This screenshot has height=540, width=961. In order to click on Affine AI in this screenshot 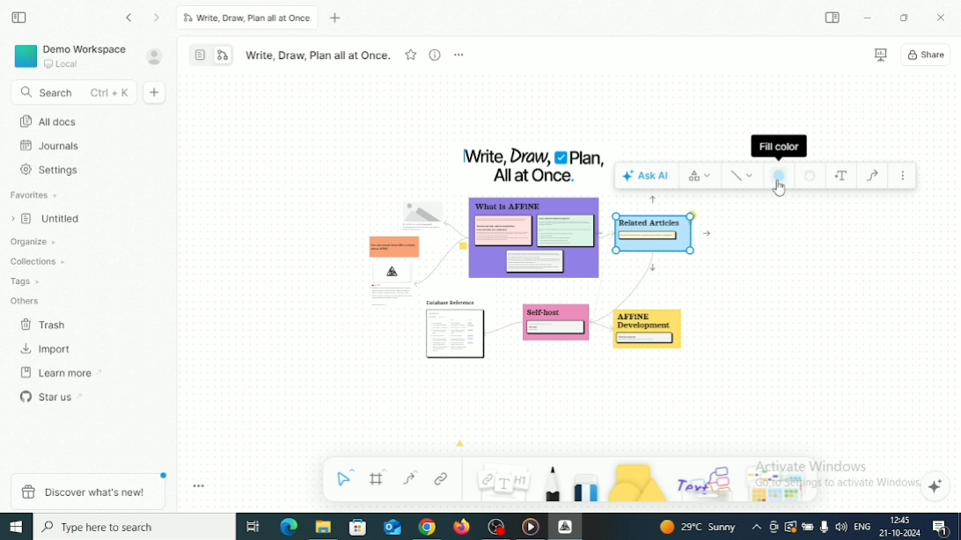, I will do `click(936, 486)`.